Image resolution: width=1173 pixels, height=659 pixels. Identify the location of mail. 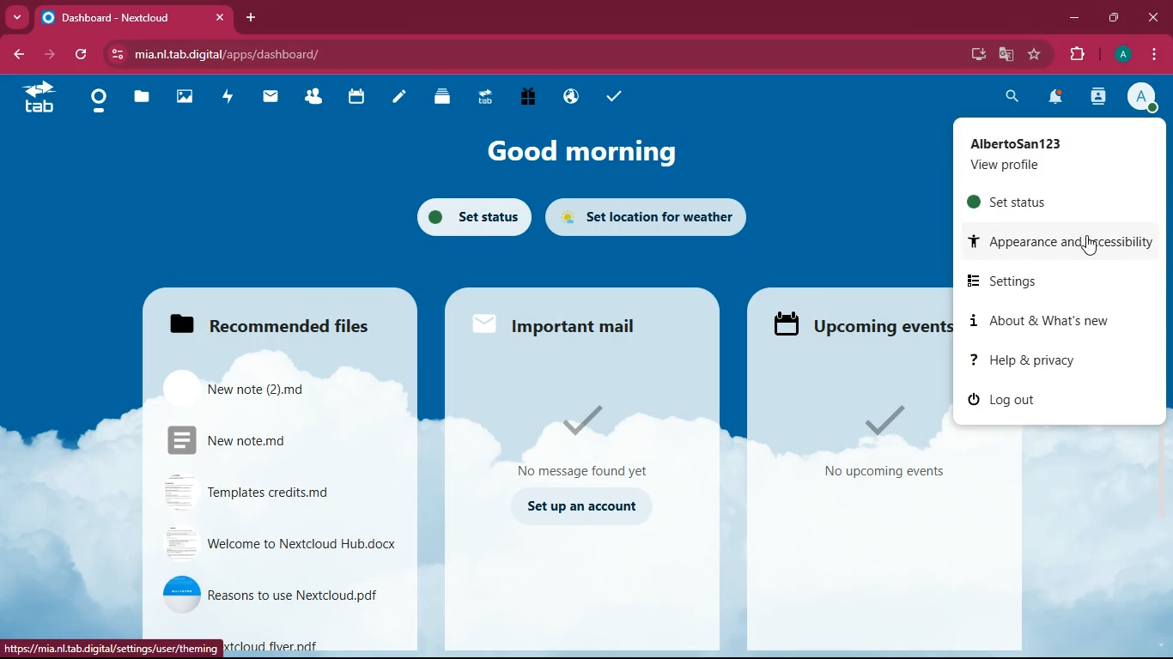
(271, 96).